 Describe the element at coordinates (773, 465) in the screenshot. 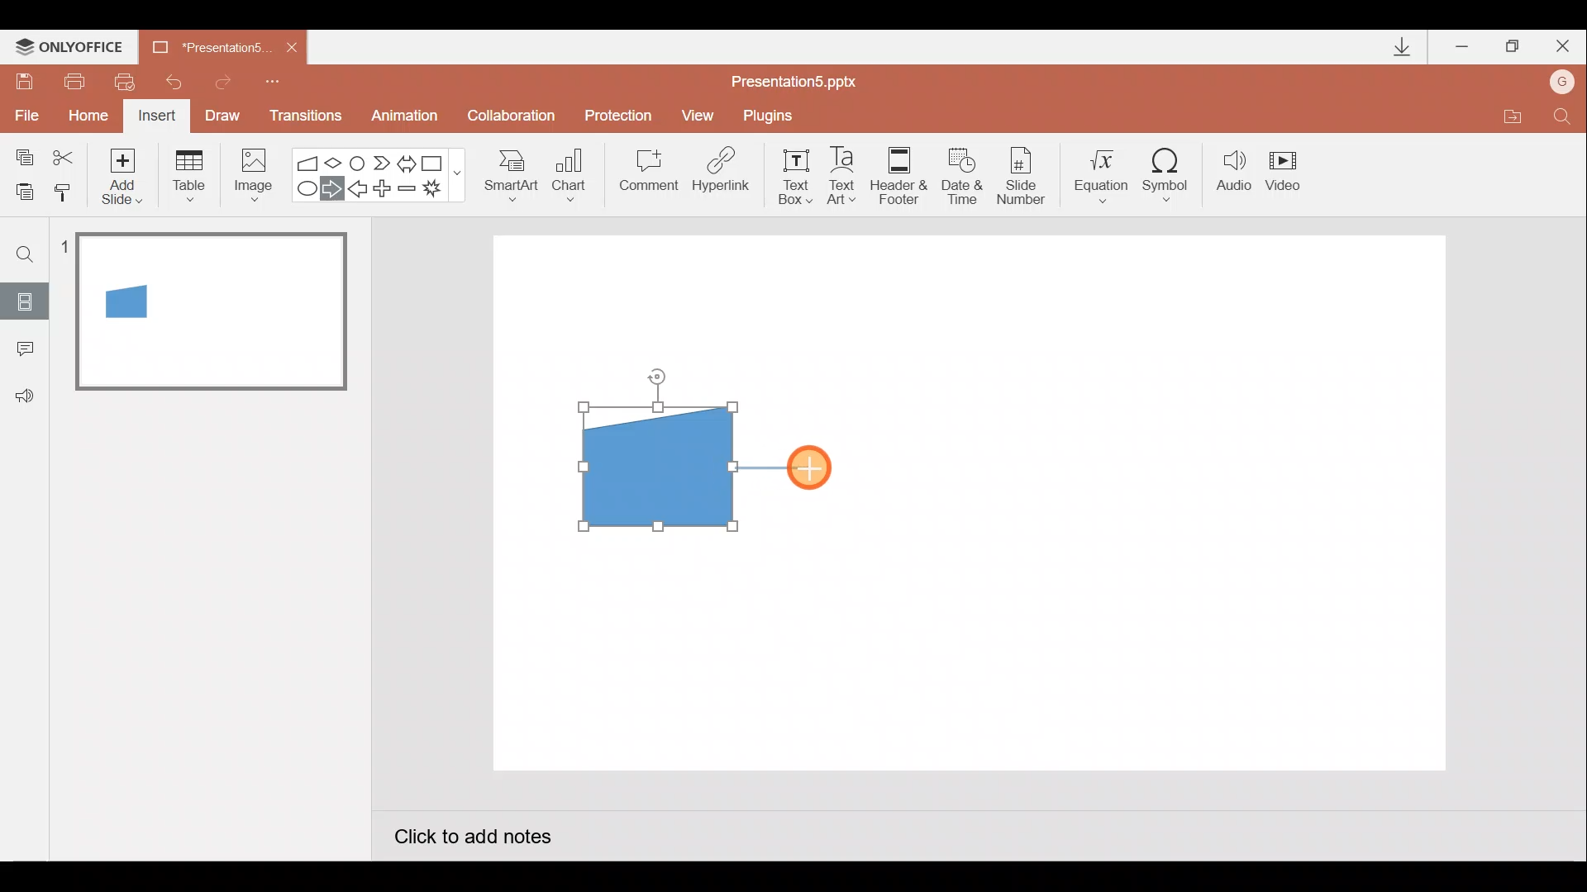

I see `Arrow` at that location.